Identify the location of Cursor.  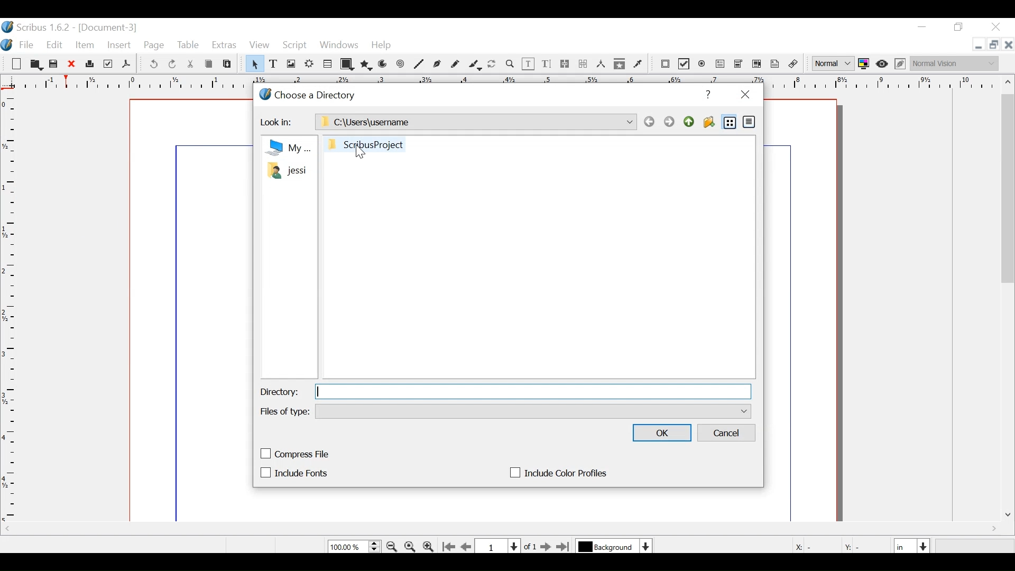
(359, 151).